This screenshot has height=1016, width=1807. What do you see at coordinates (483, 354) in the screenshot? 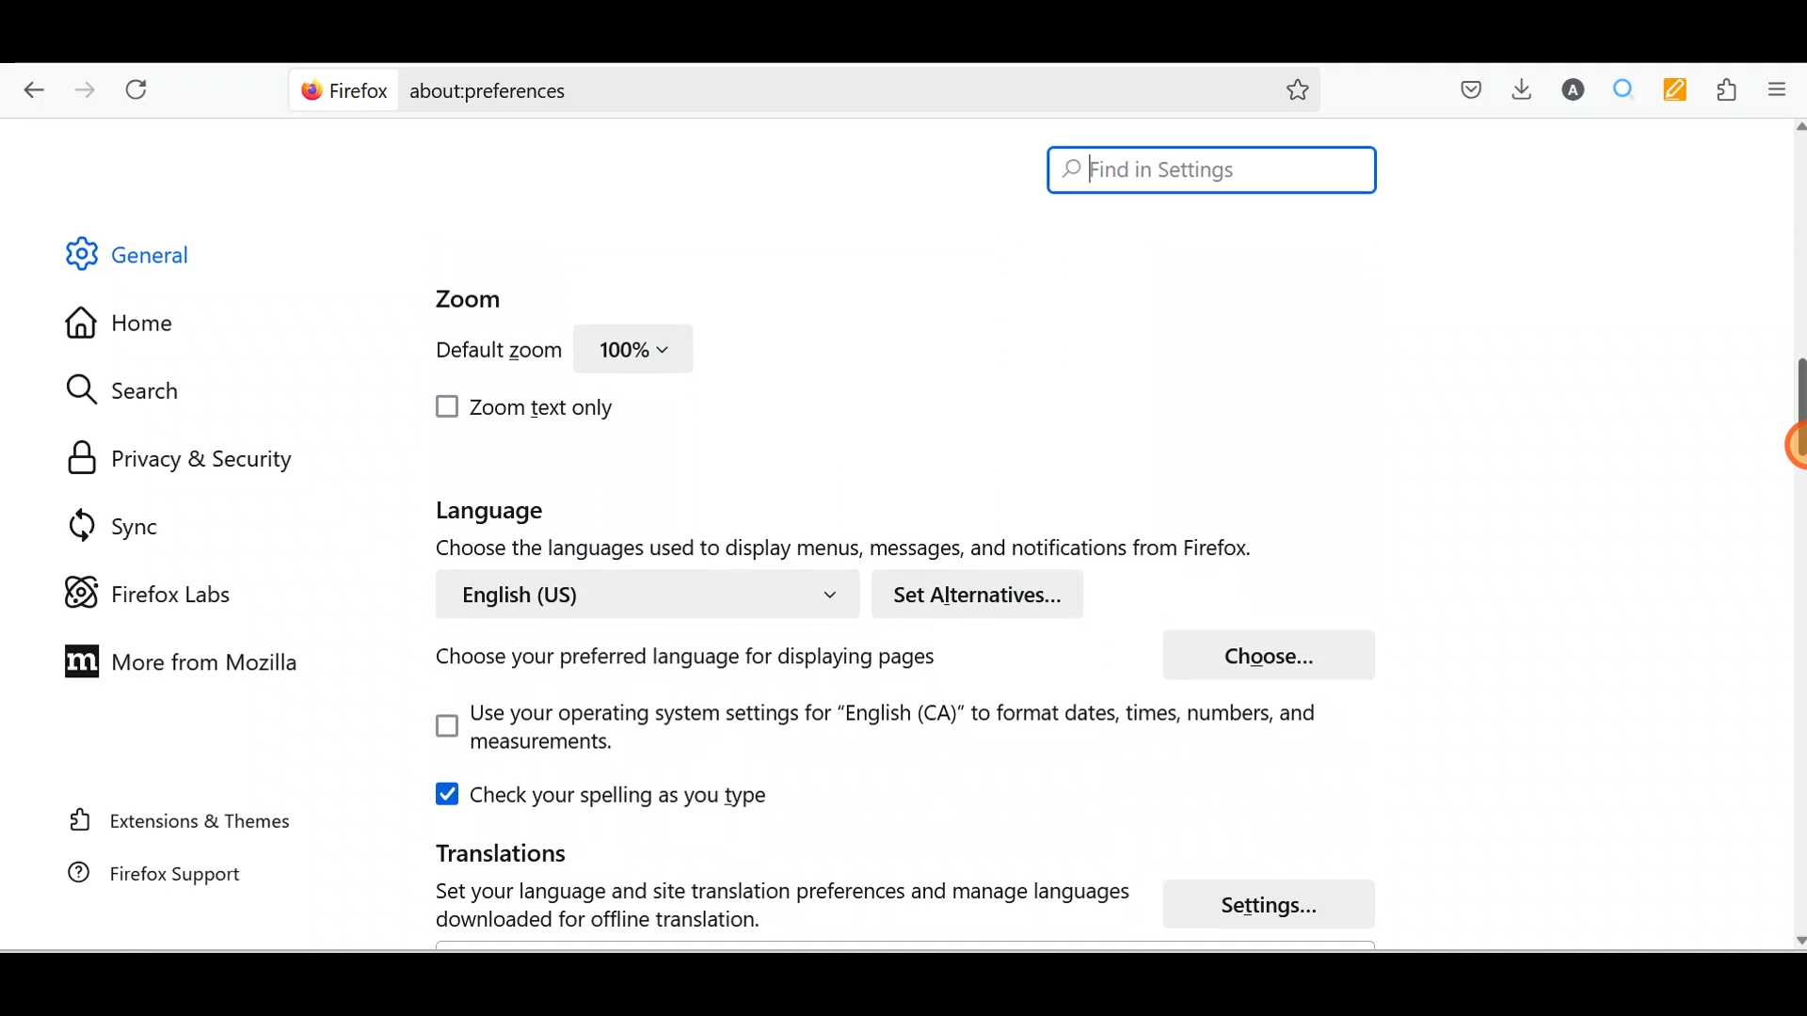
I see `Default zoom` at bounding box center [483, 354].